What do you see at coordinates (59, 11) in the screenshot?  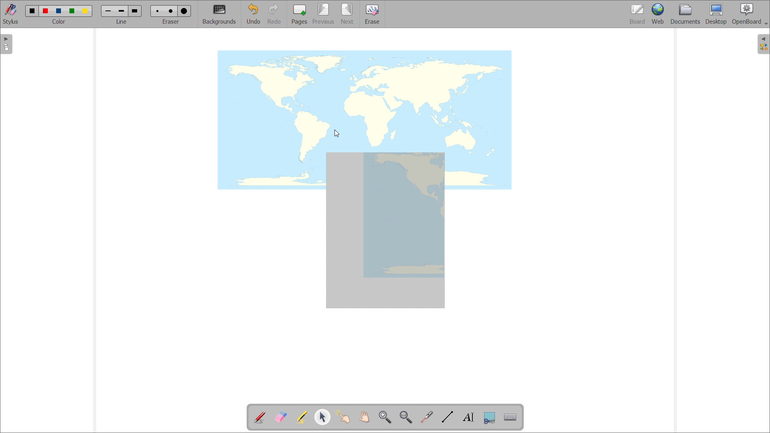 I see `blue` at bounding box center [59, 11].